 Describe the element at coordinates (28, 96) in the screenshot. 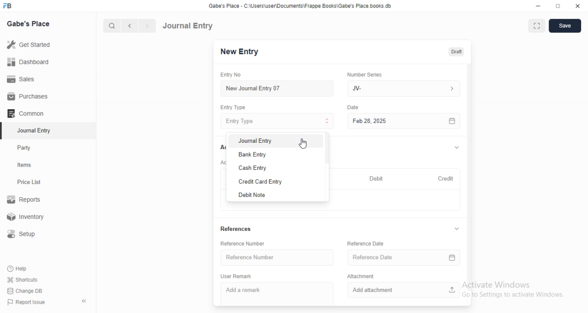

I see `Purchases` at that location.